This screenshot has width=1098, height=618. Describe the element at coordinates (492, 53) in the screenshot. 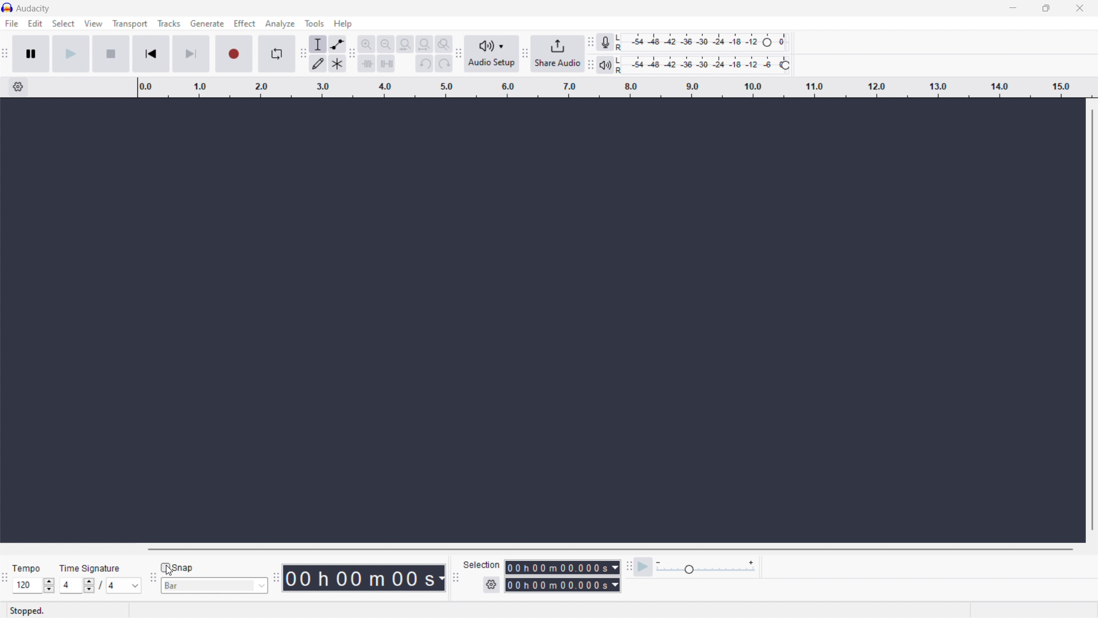

I see `Audio setup` at that location.